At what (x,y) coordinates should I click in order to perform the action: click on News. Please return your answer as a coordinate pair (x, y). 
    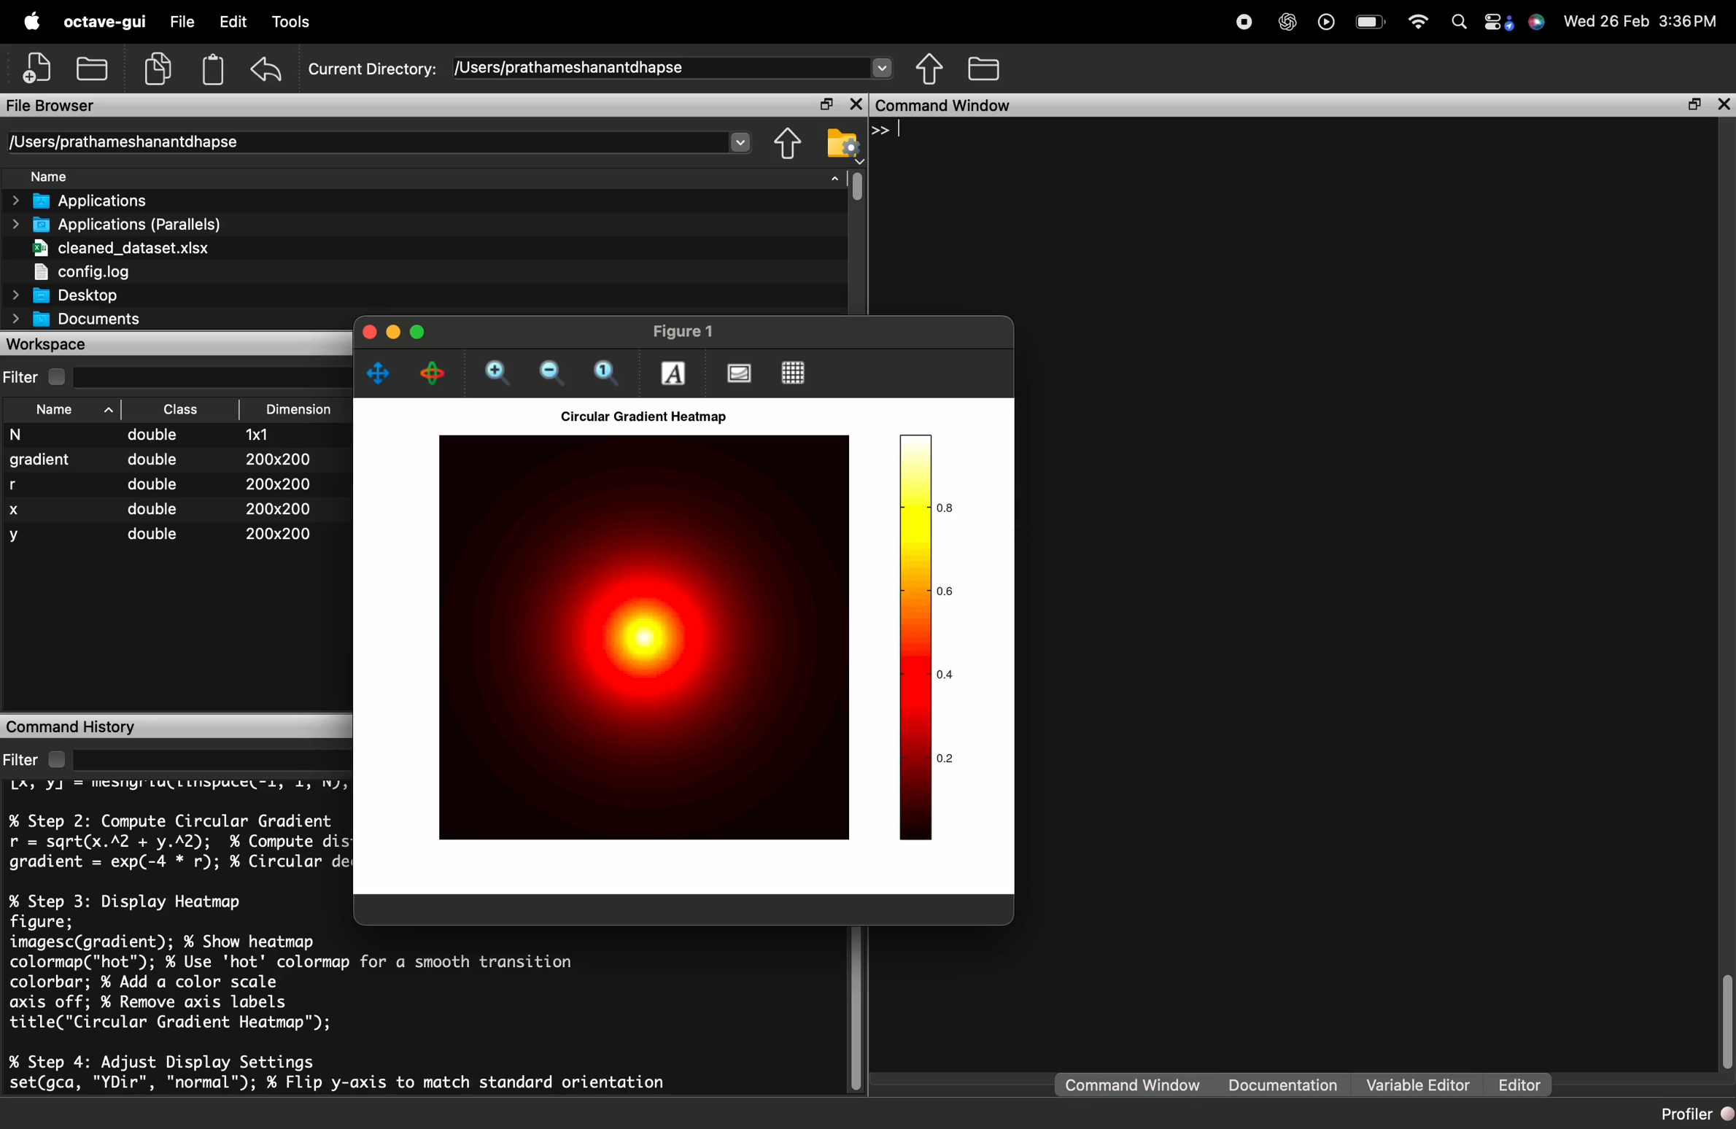
    Looking at the image, I should click on (562, 22).